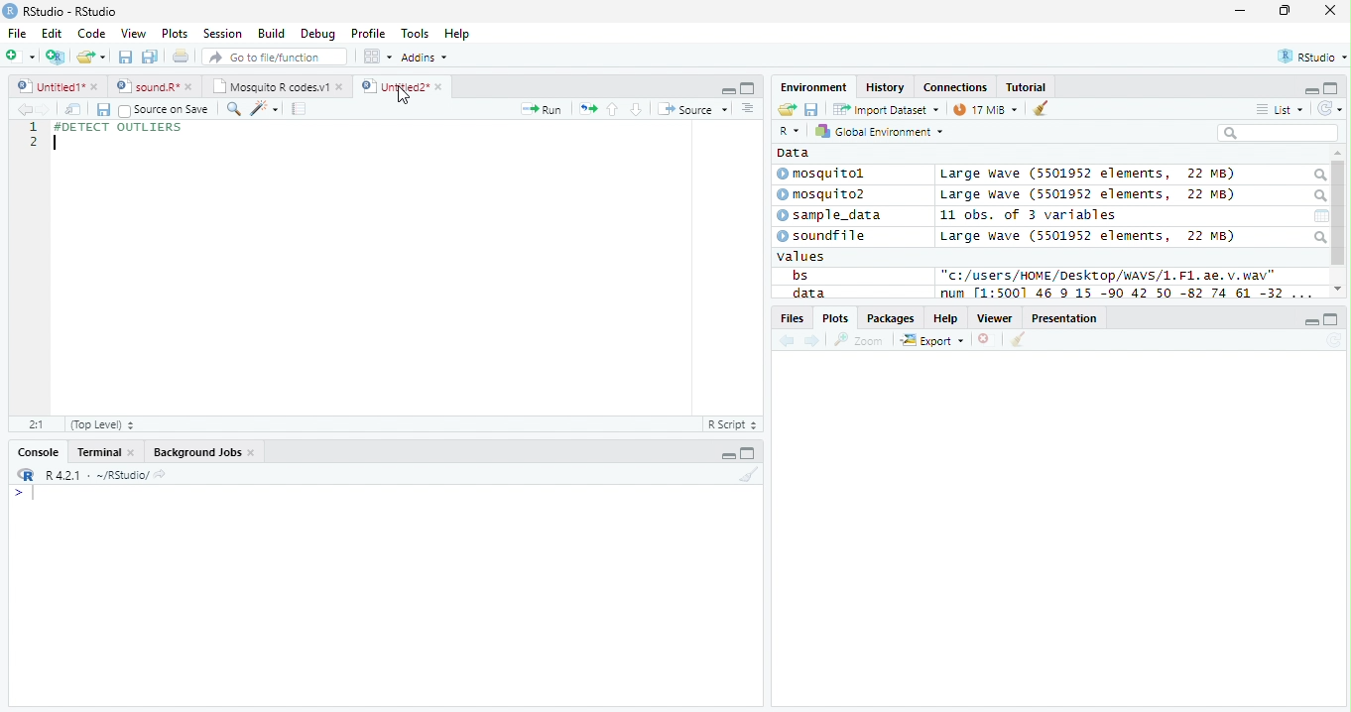 The height and width of the screenshot is (712, 1351). I want to click on Profile, so click(368, 33).